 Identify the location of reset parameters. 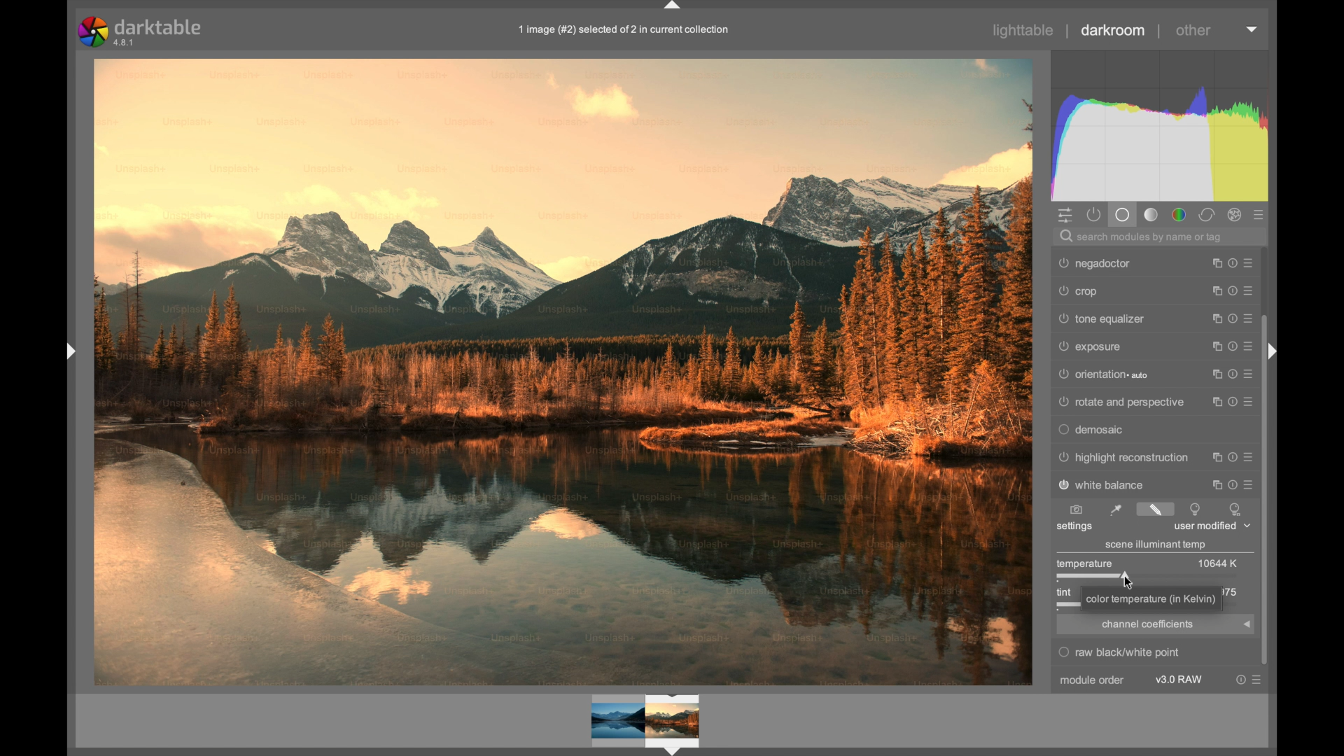
(1233, 342).